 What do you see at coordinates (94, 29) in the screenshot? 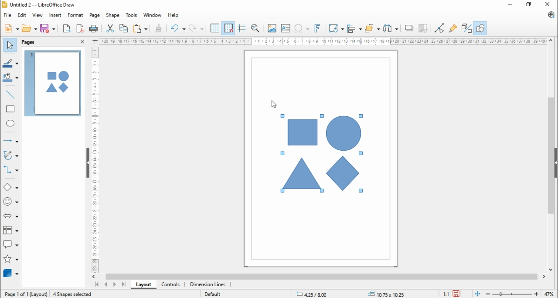
I see `print` at bounding box center [94, 29].